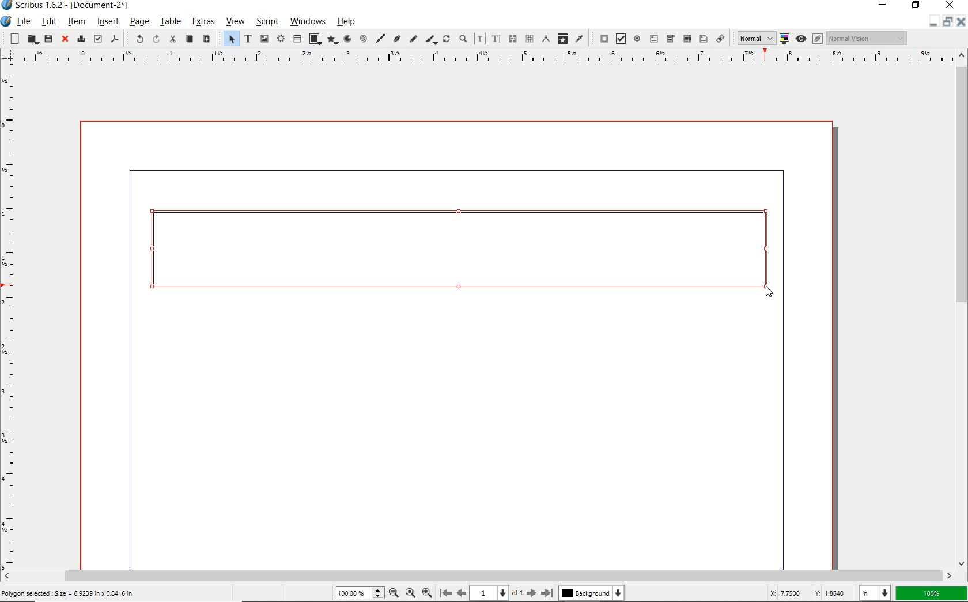 Image resolution: width=968 pixels, height=602 pixels. What do you see at coordinates (962, 22) in the screenshot?
I see `close` at bounding box center [962, 22].